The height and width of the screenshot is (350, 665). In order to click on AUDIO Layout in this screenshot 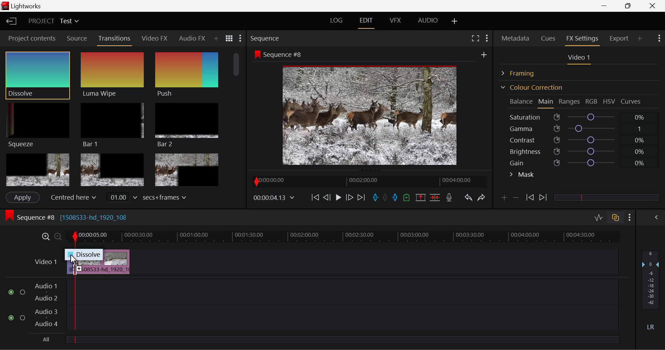, I will do `click(427, 20)`.